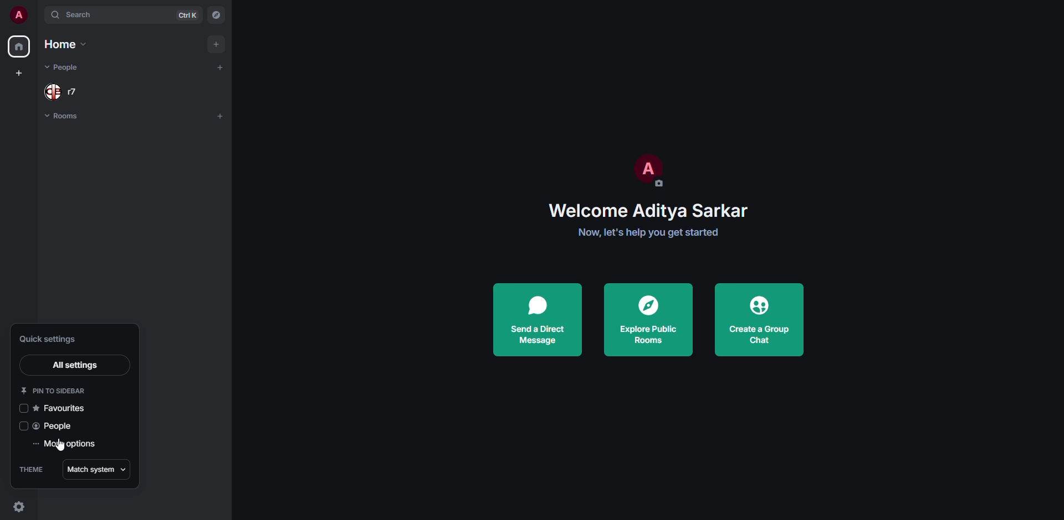 The width and height of the screenshot is (1064, 520). What do you see at coordinates (33, 469) in the screenshot?
I see `theme` at bounding box center [33, 469].